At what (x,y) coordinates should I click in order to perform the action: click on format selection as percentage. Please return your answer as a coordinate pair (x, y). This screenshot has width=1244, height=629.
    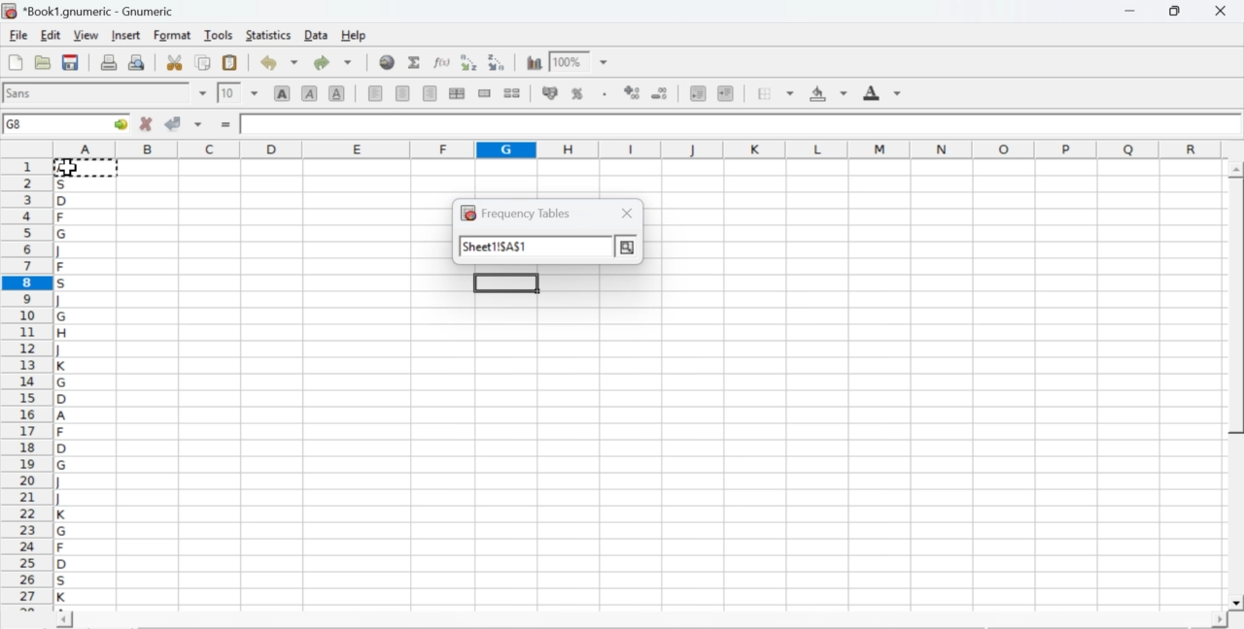
    Looking at the image, I should click on (575, 93).